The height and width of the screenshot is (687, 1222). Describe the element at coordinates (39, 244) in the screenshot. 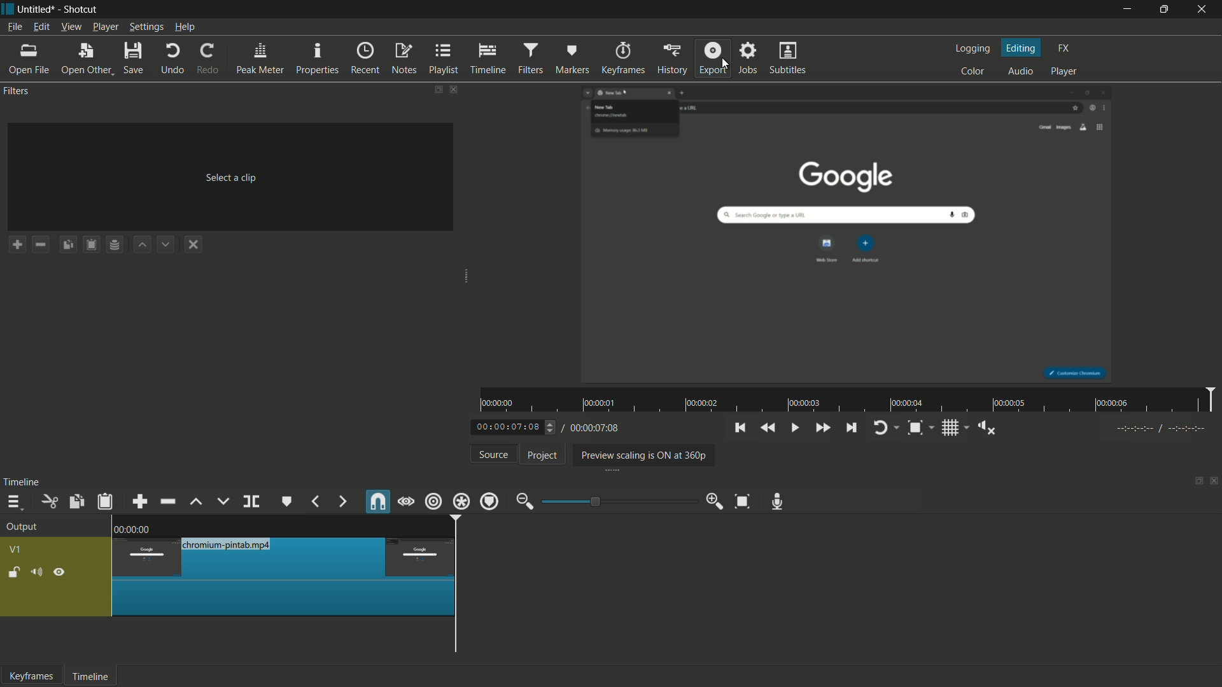

I see `remove a filter` at that location.